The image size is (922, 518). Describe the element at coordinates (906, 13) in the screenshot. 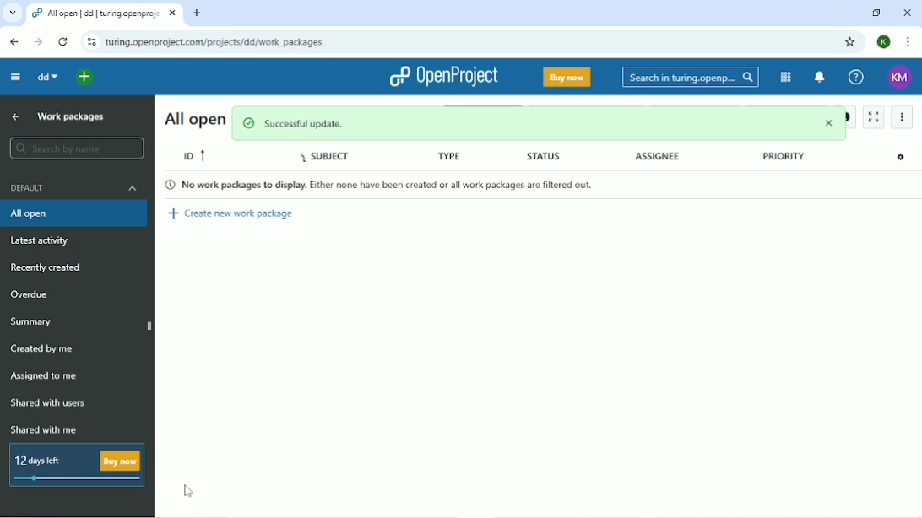

I see `Close` at that location.